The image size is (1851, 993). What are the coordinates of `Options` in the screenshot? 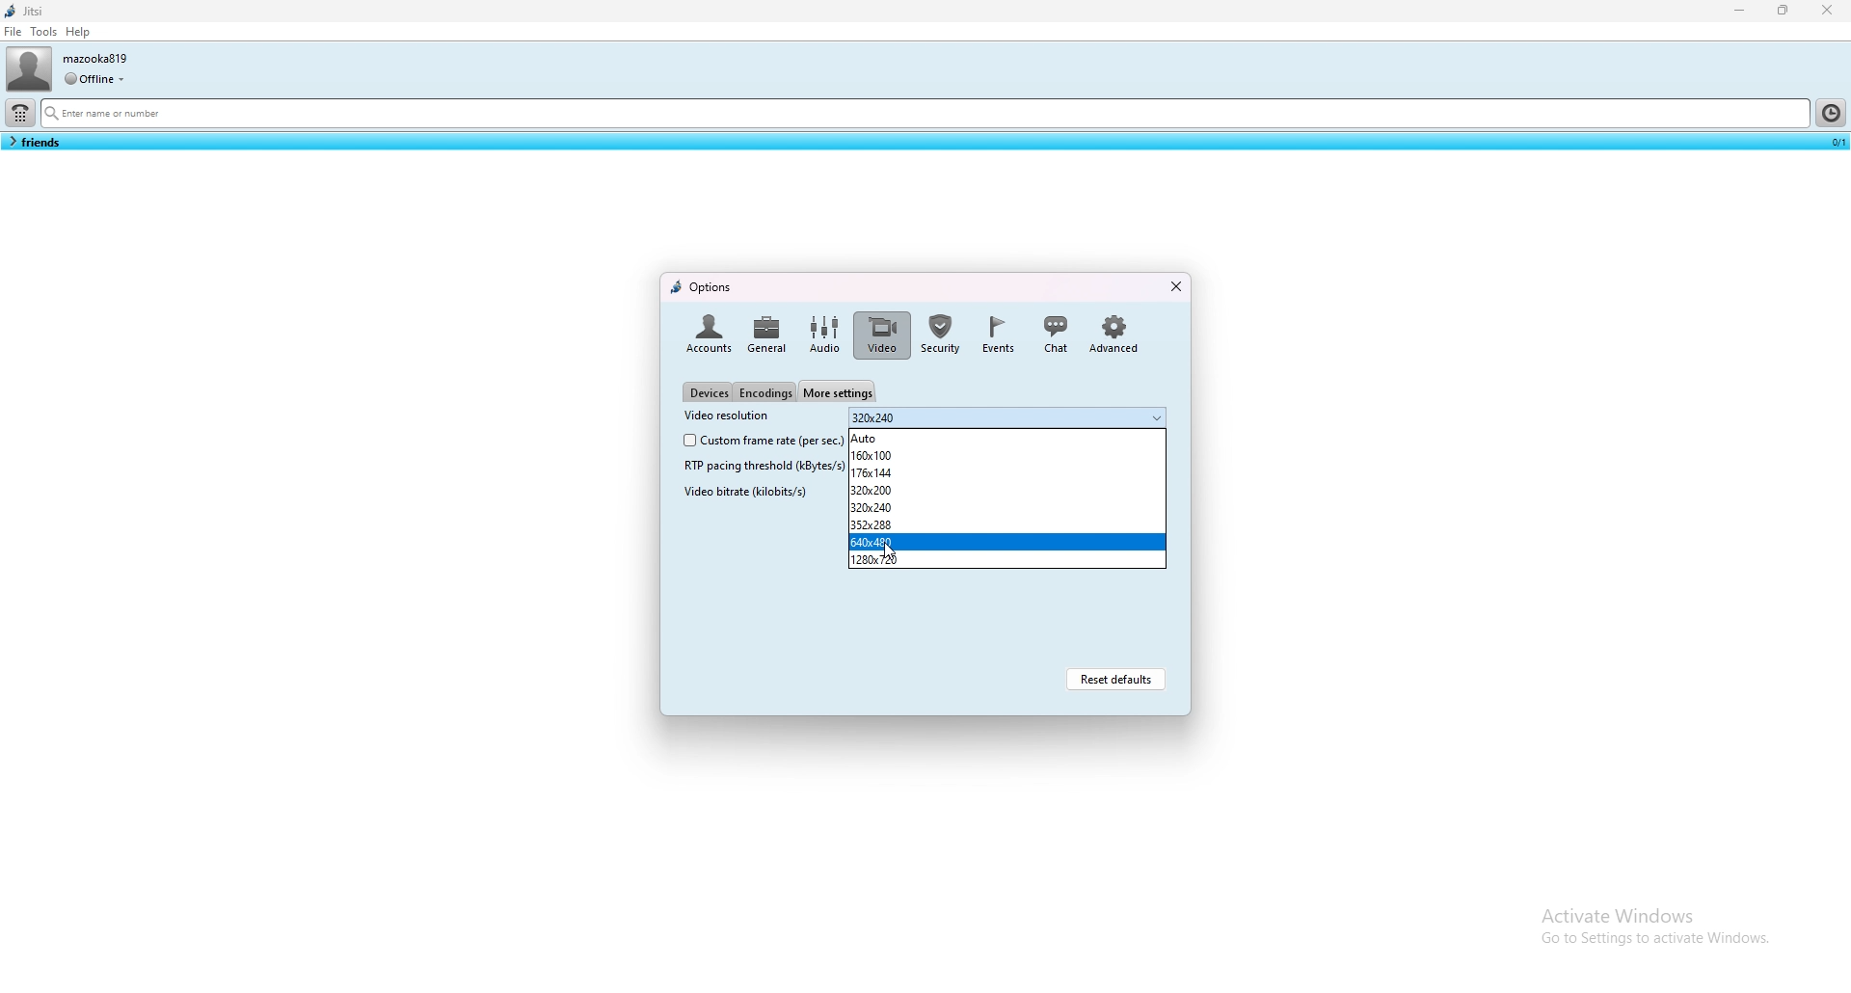 It's located at (703, 285).